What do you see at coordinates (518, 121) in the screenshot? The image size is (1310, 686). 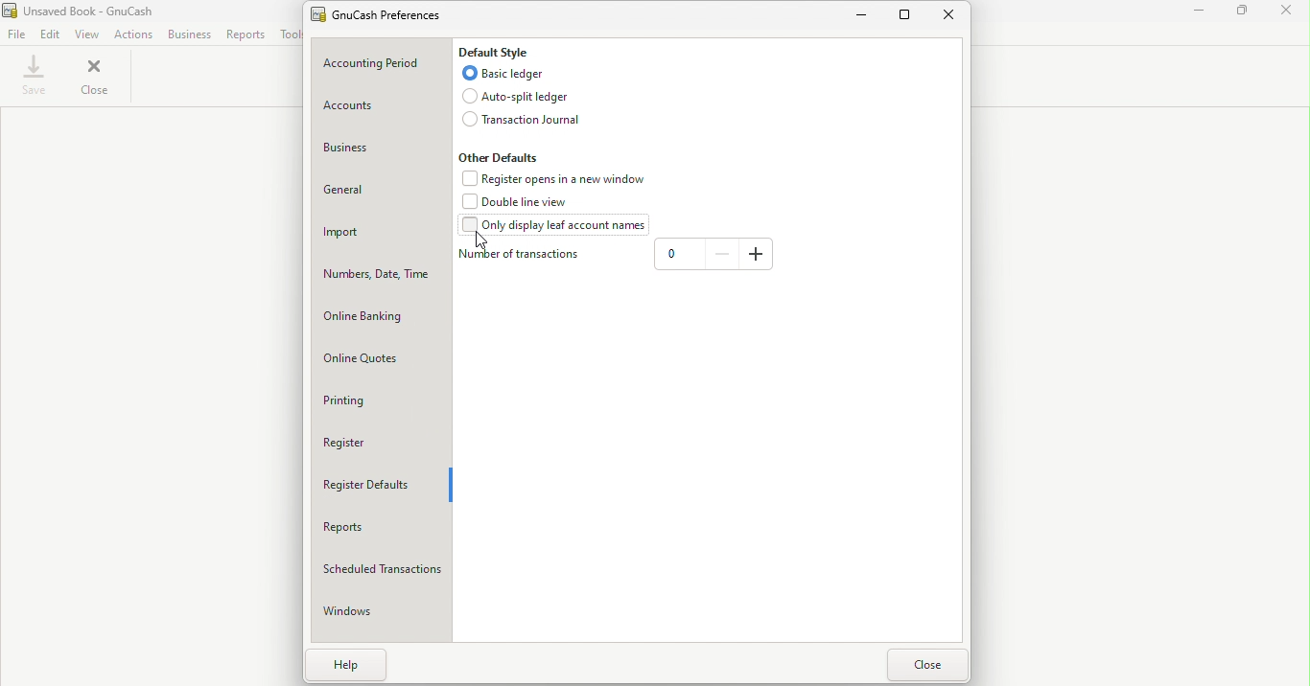 I see `Transaction journal` at bounding box center [518, 121].